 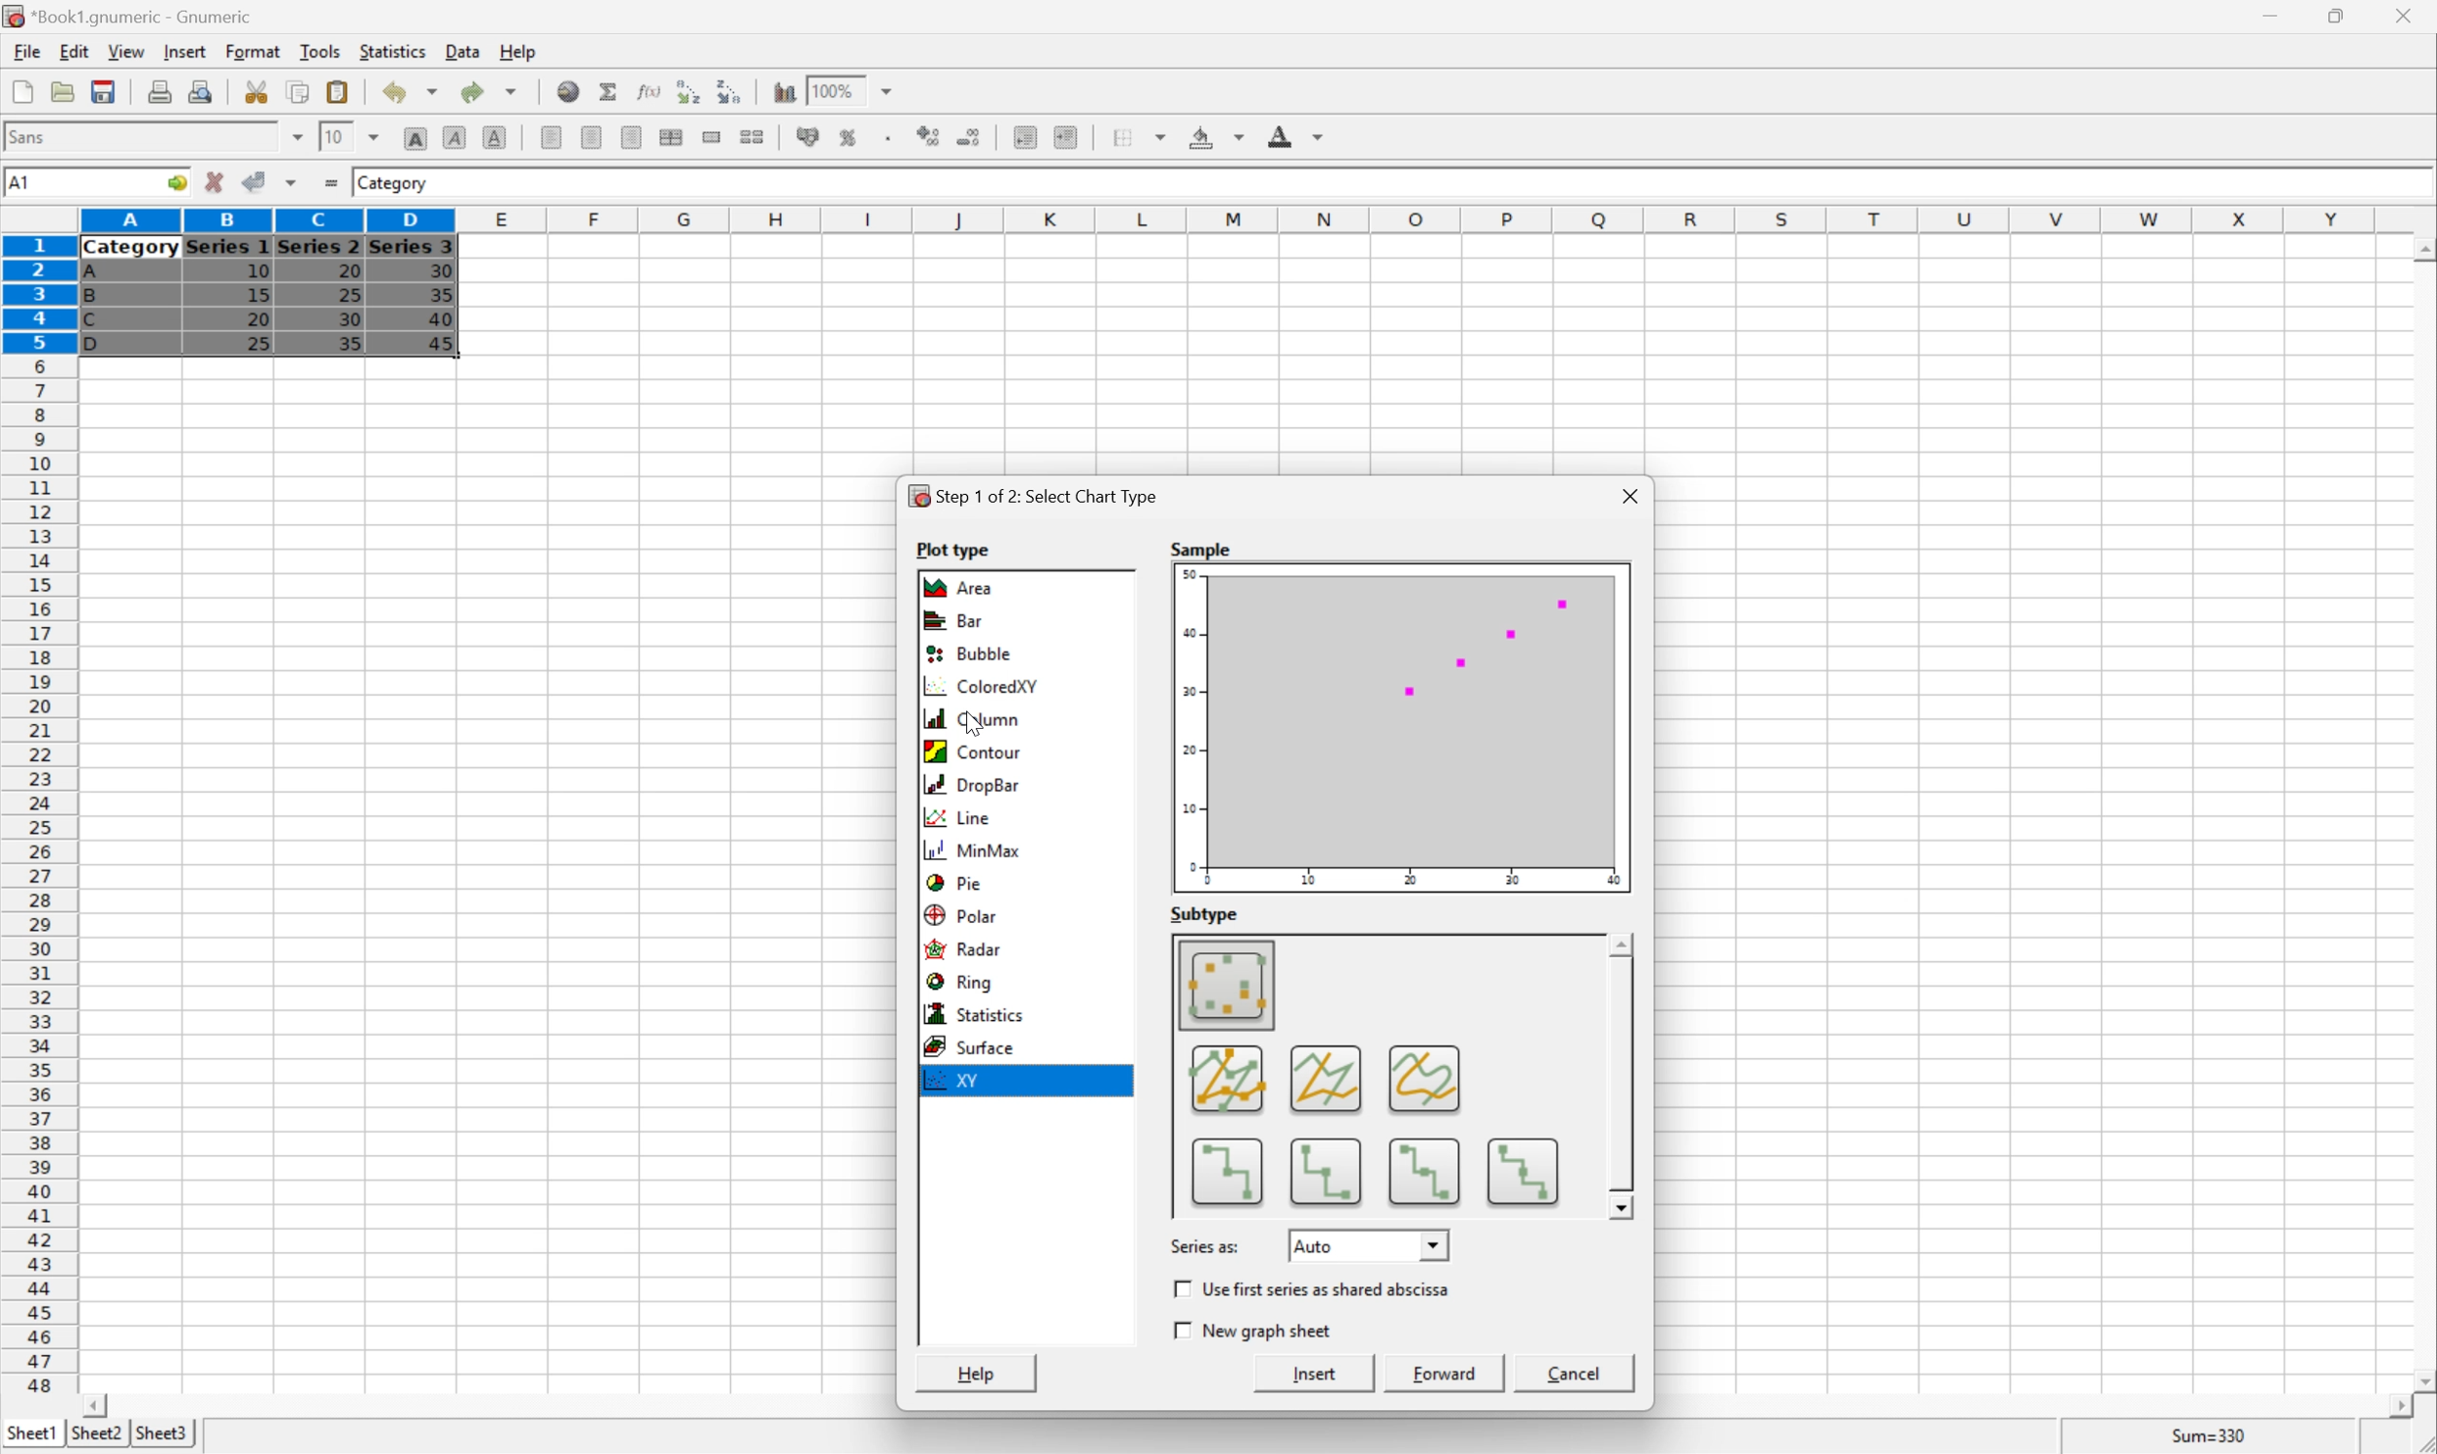 I want to click on Bold, so click(x=416, y=135).